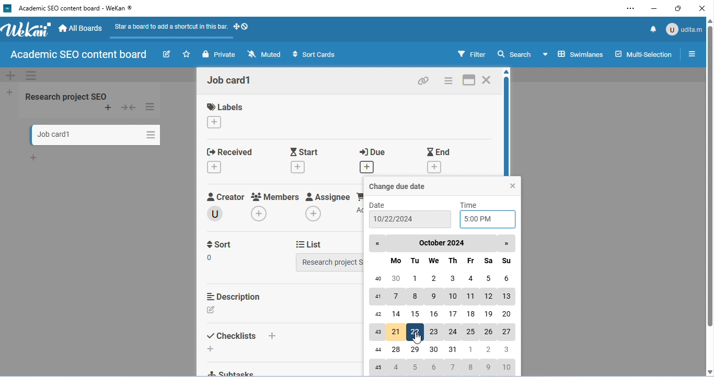 The width and height of the screenshot is (714, 377). Describe the element at coordinates (709, 372) in the screenshot. I see `move down` at that location.